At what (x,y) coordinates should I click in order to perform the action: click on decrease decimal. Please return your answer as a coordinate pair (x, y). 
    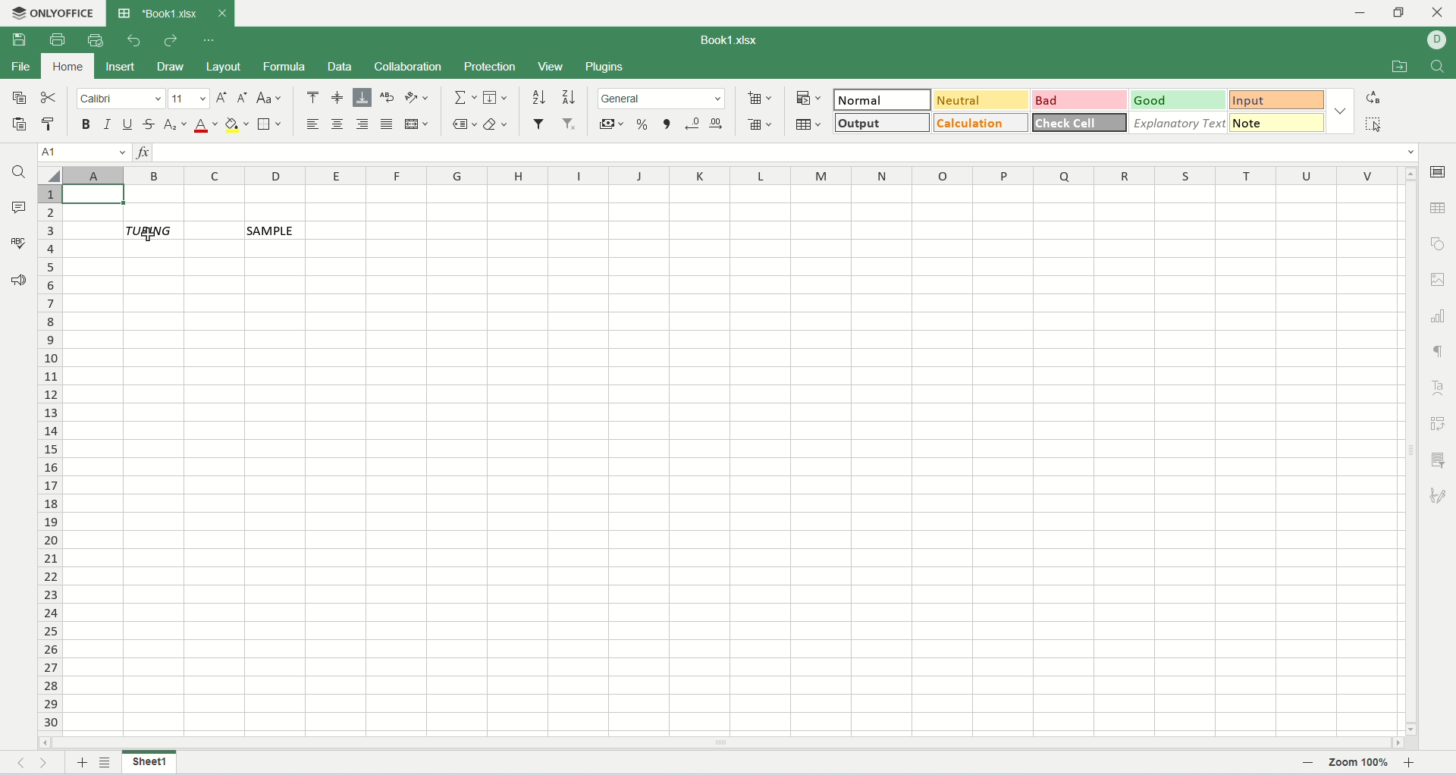
    Looking at the image, I should click on (693, 125).